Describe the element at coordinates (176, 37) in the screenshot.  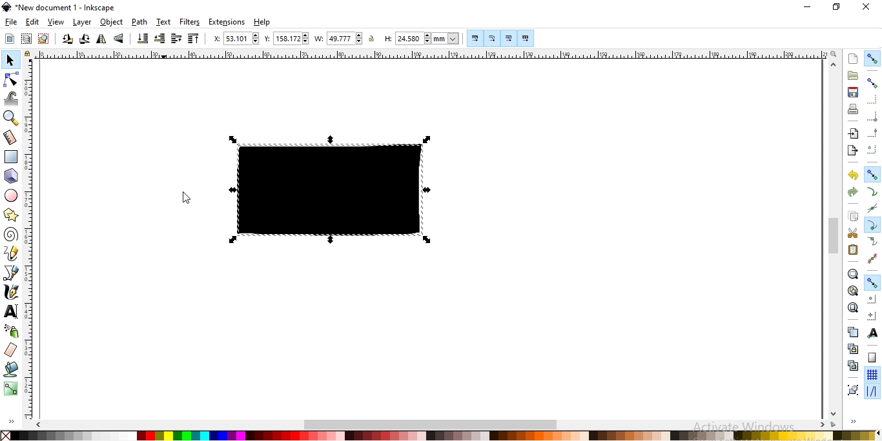
I see `raise selection one step` at that location.